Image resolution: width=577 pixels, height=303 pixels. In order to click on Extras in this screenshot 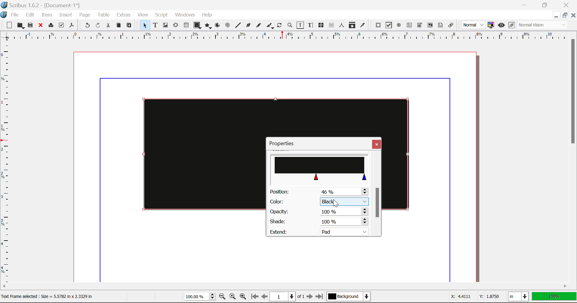, I will do `click(124, 15)`.